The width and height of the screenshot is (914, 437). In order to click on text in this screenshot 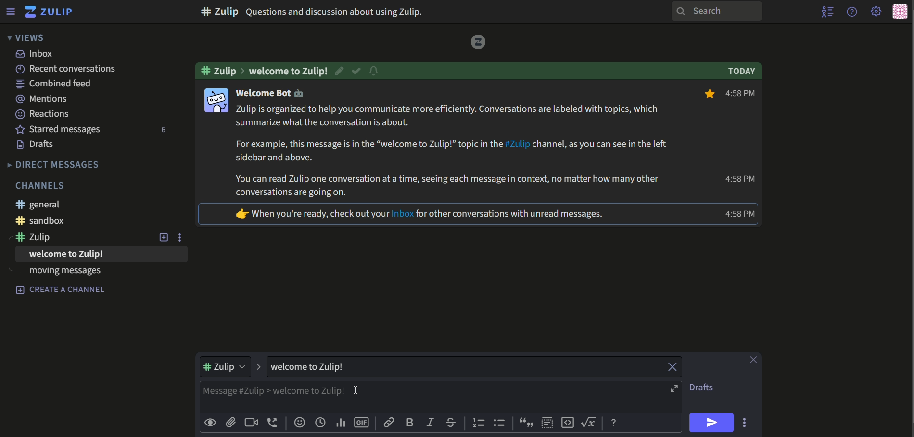, I will do `click(39, 145)`.